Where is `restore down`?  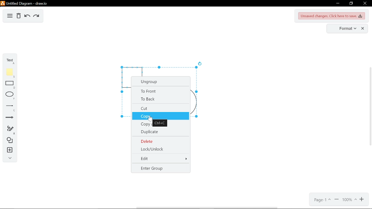
restore down is located at coordinates (352, 3).